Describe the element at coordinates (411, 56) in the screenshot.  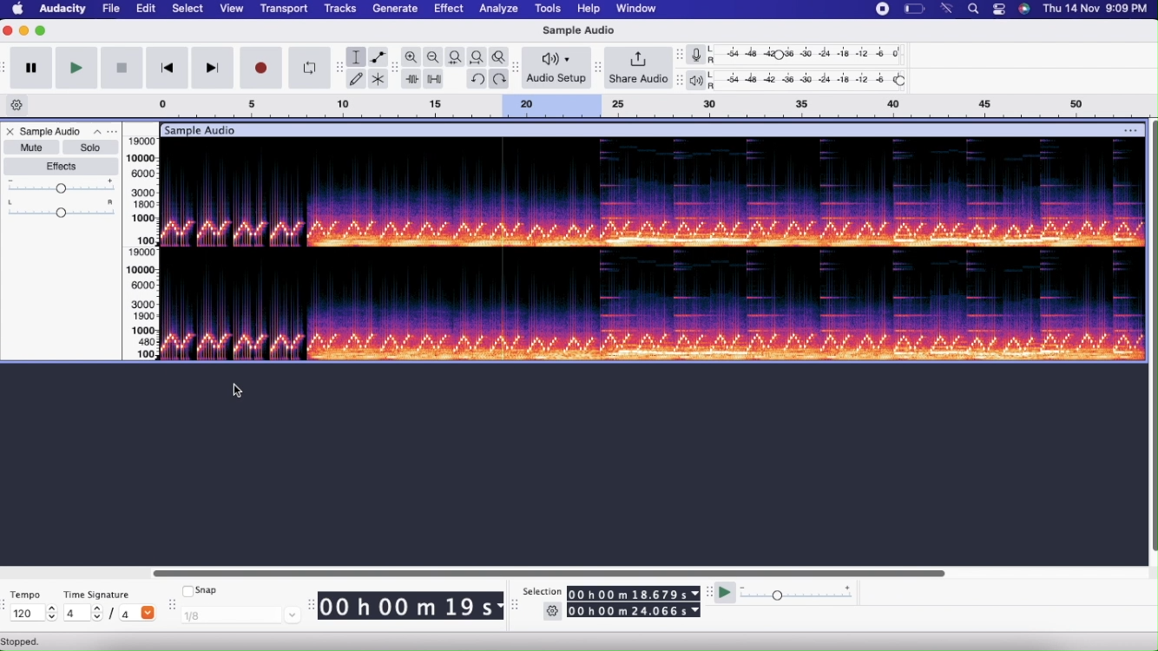
I see `Zoom In` at that location.